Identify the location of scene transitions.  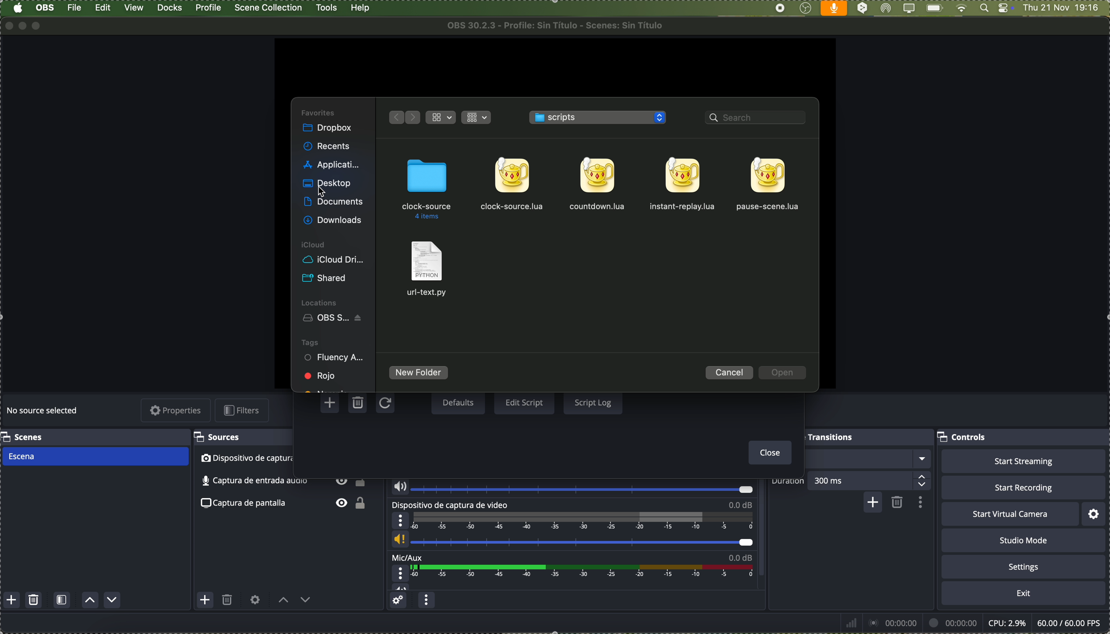
(814, 436).